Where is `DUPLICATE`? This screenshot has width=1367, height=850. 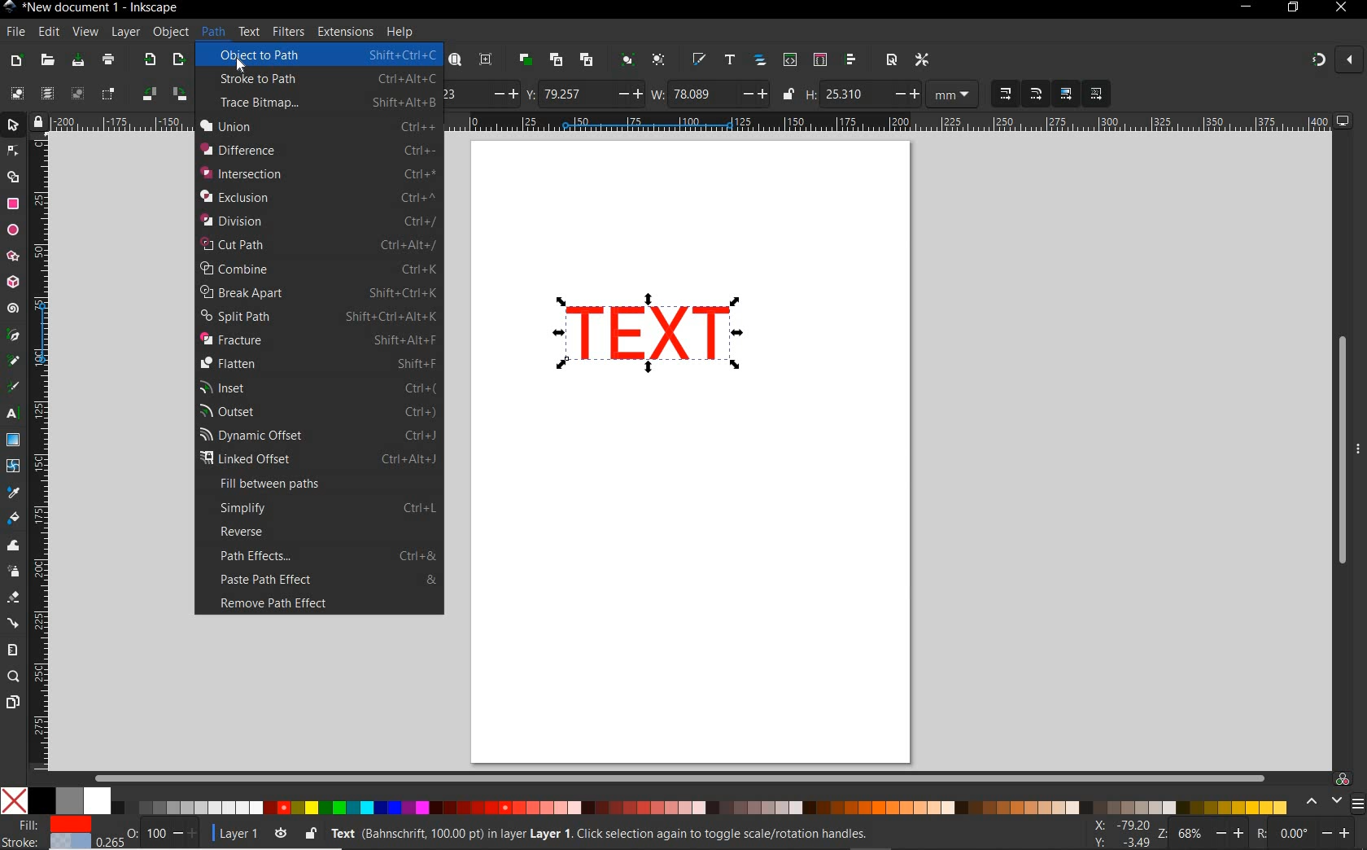 DUPLICATE is located at coordinates (523, 60).